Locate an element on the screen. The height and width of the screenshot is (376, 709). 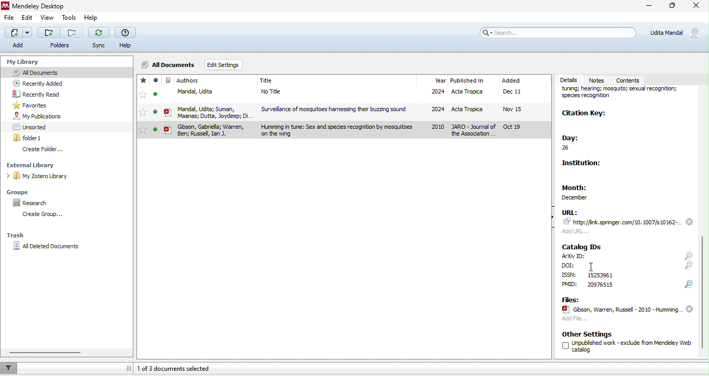
checkbox is located at coordinates (565, 346).